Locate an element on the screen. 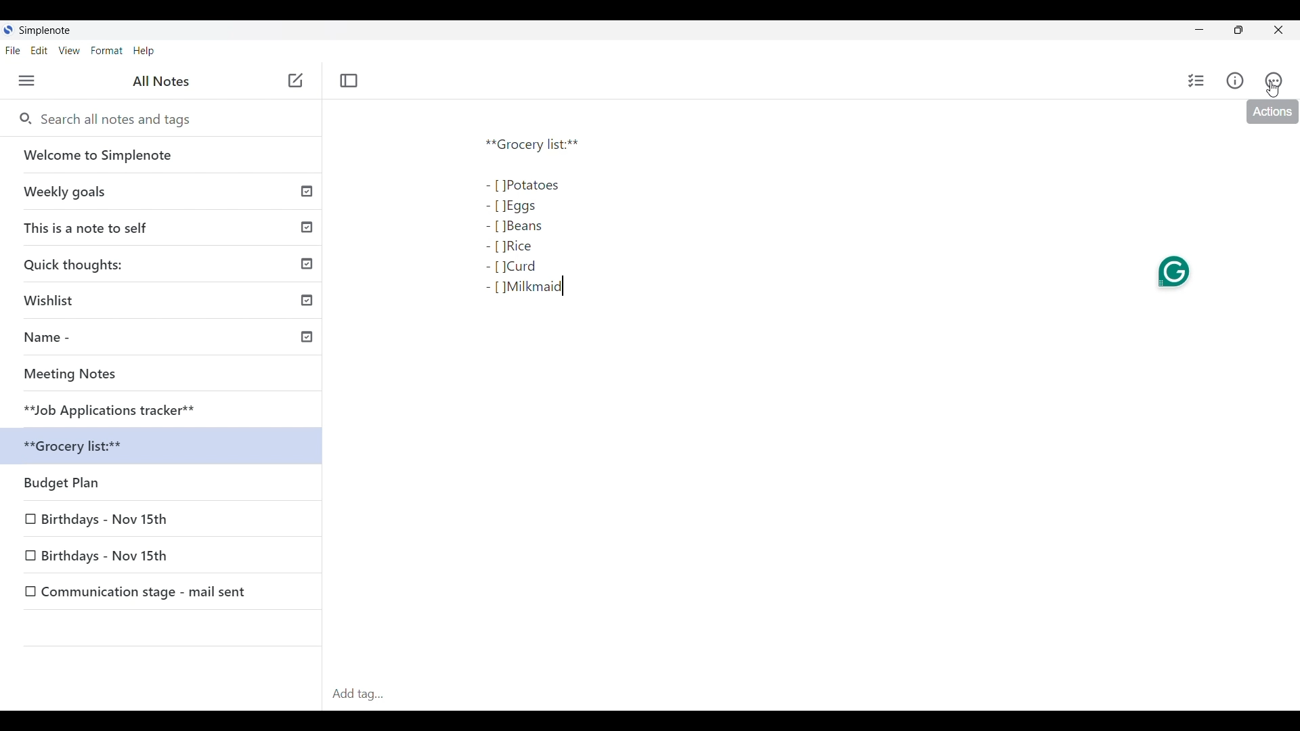 The height and width of the screenshot is (731, 1300). File is located at coordinates (13, 50).